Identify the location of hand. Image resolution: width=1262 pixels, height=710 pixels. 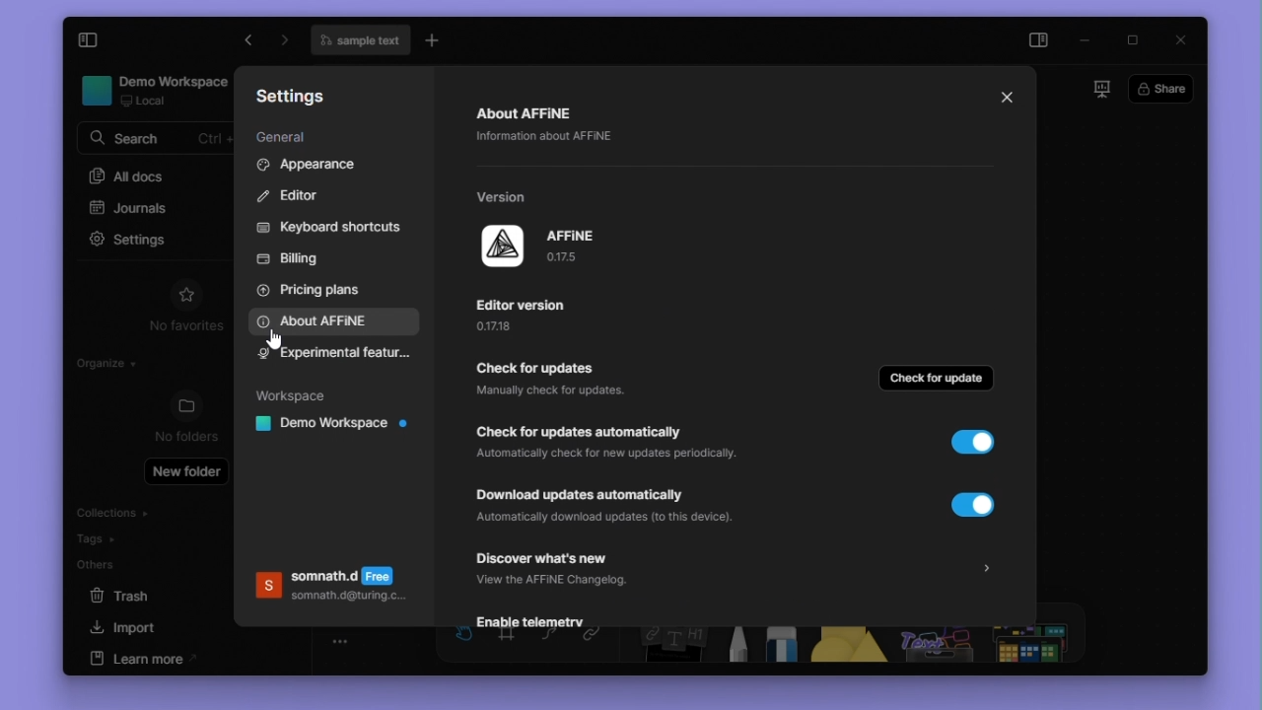
(460, 643).